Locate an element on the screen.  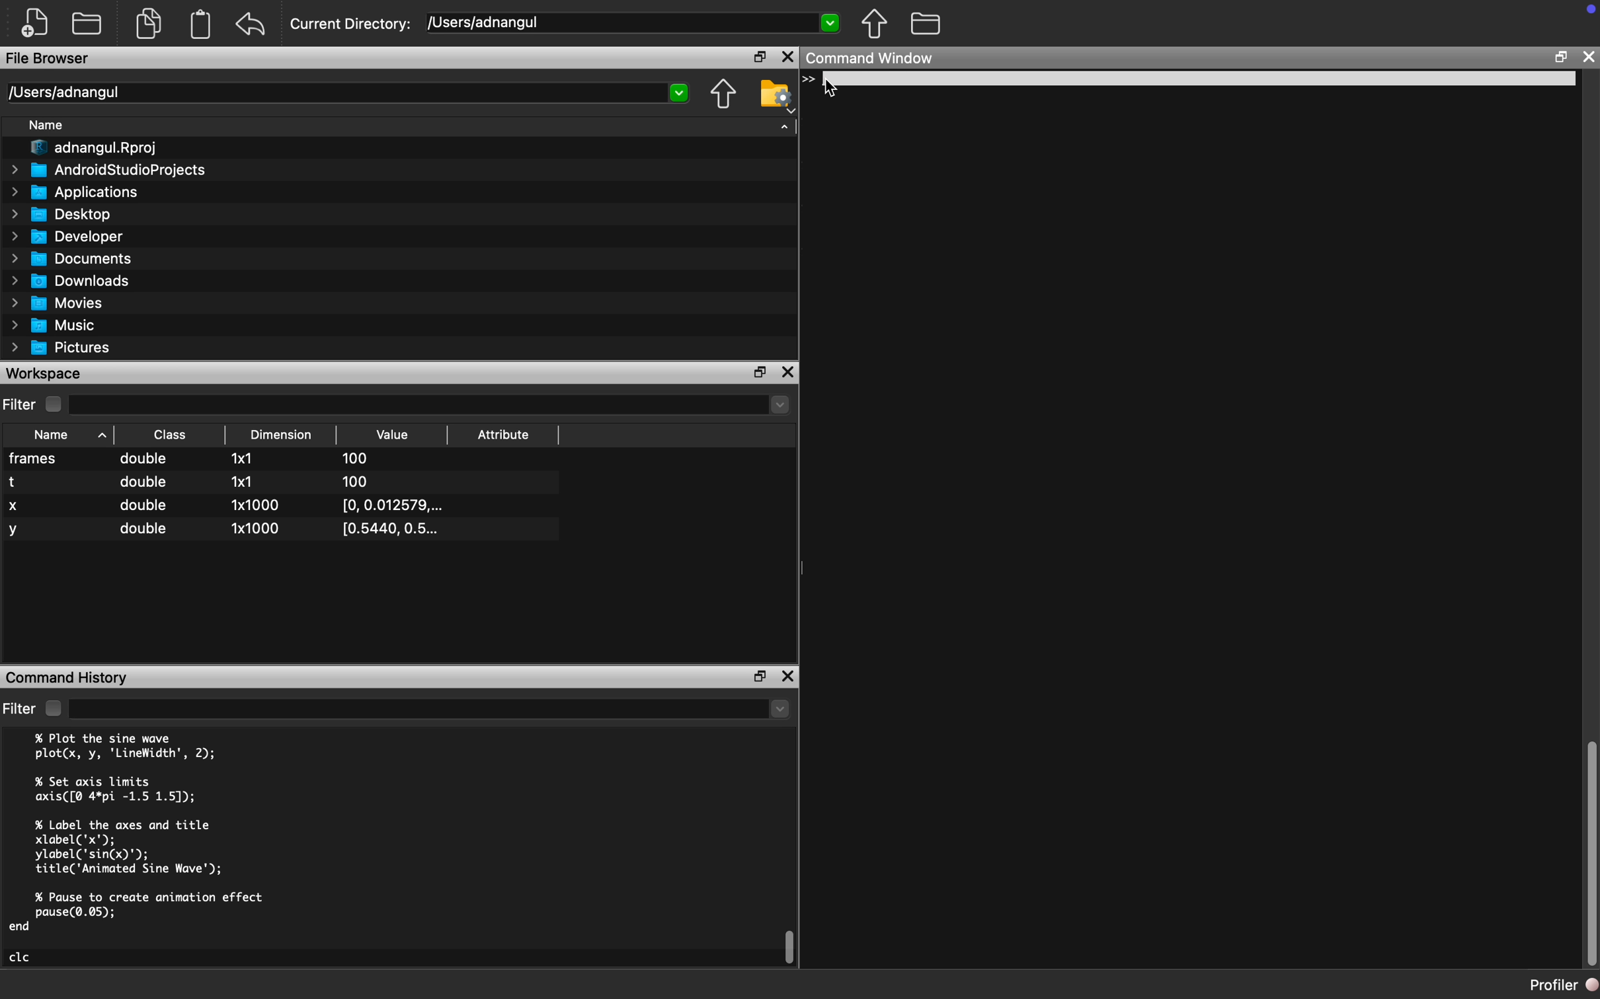
Typing indicator is located at coordinates (814, 83).